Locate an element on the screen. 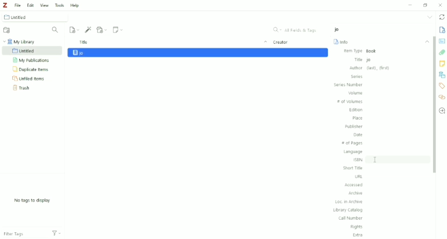 Image resolution: width=447 pixels, height=239 pixels. Add Attachment is located at coordinates (102, 29).